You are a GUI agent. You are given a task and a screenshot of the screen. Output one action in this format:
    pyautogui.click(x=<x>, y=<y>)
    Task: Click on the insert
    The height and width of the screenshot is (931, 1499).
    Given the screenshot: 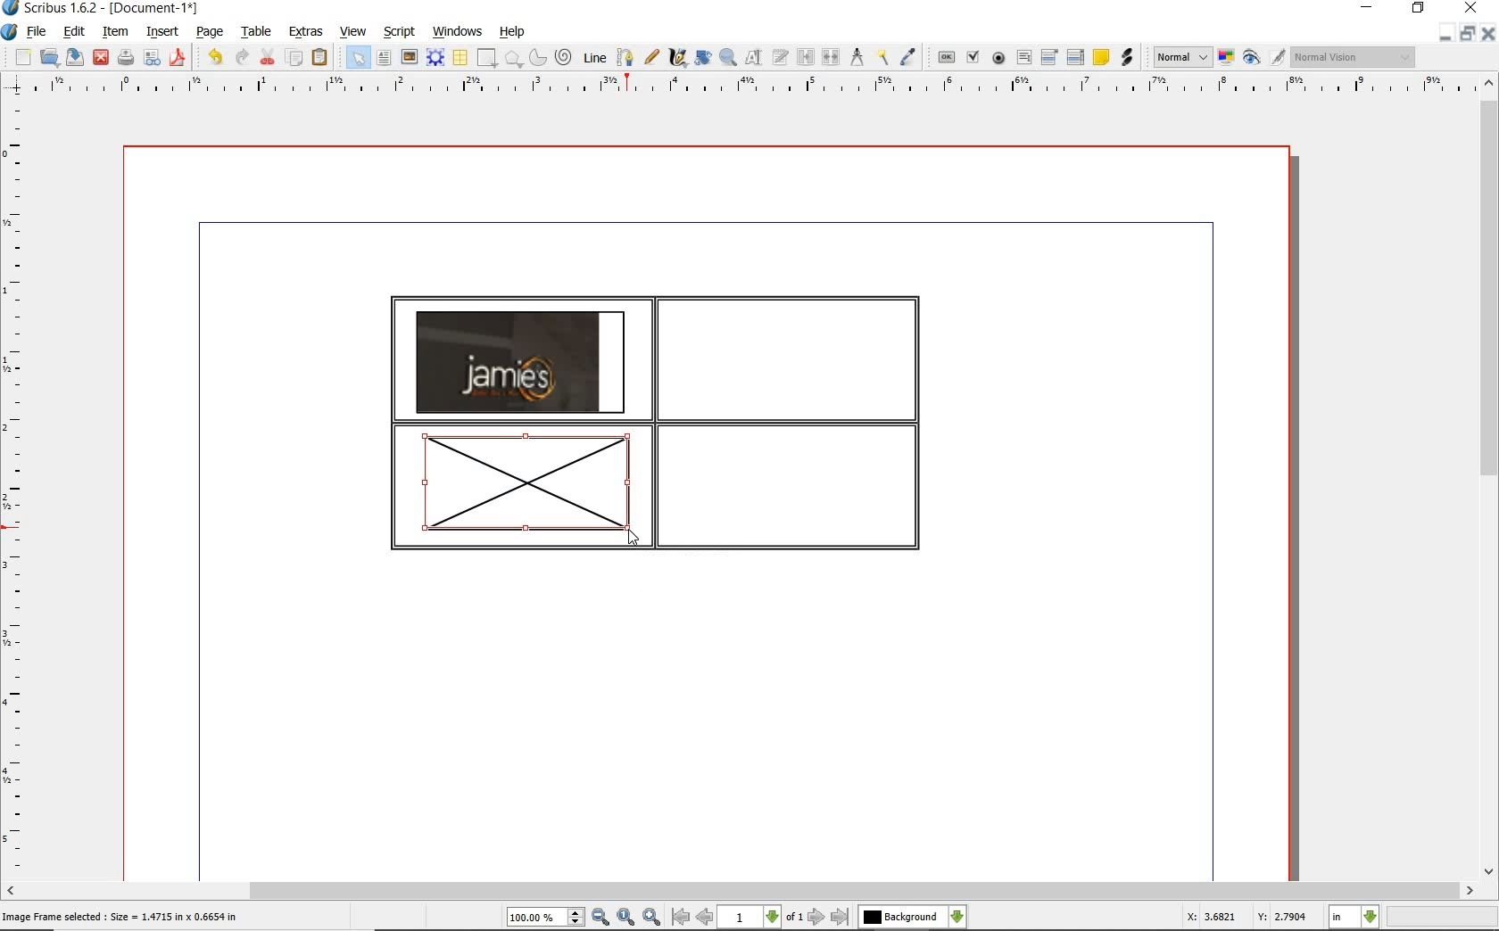 What is the action you would take?
    pyautogui.click(x=161, y=33)
    